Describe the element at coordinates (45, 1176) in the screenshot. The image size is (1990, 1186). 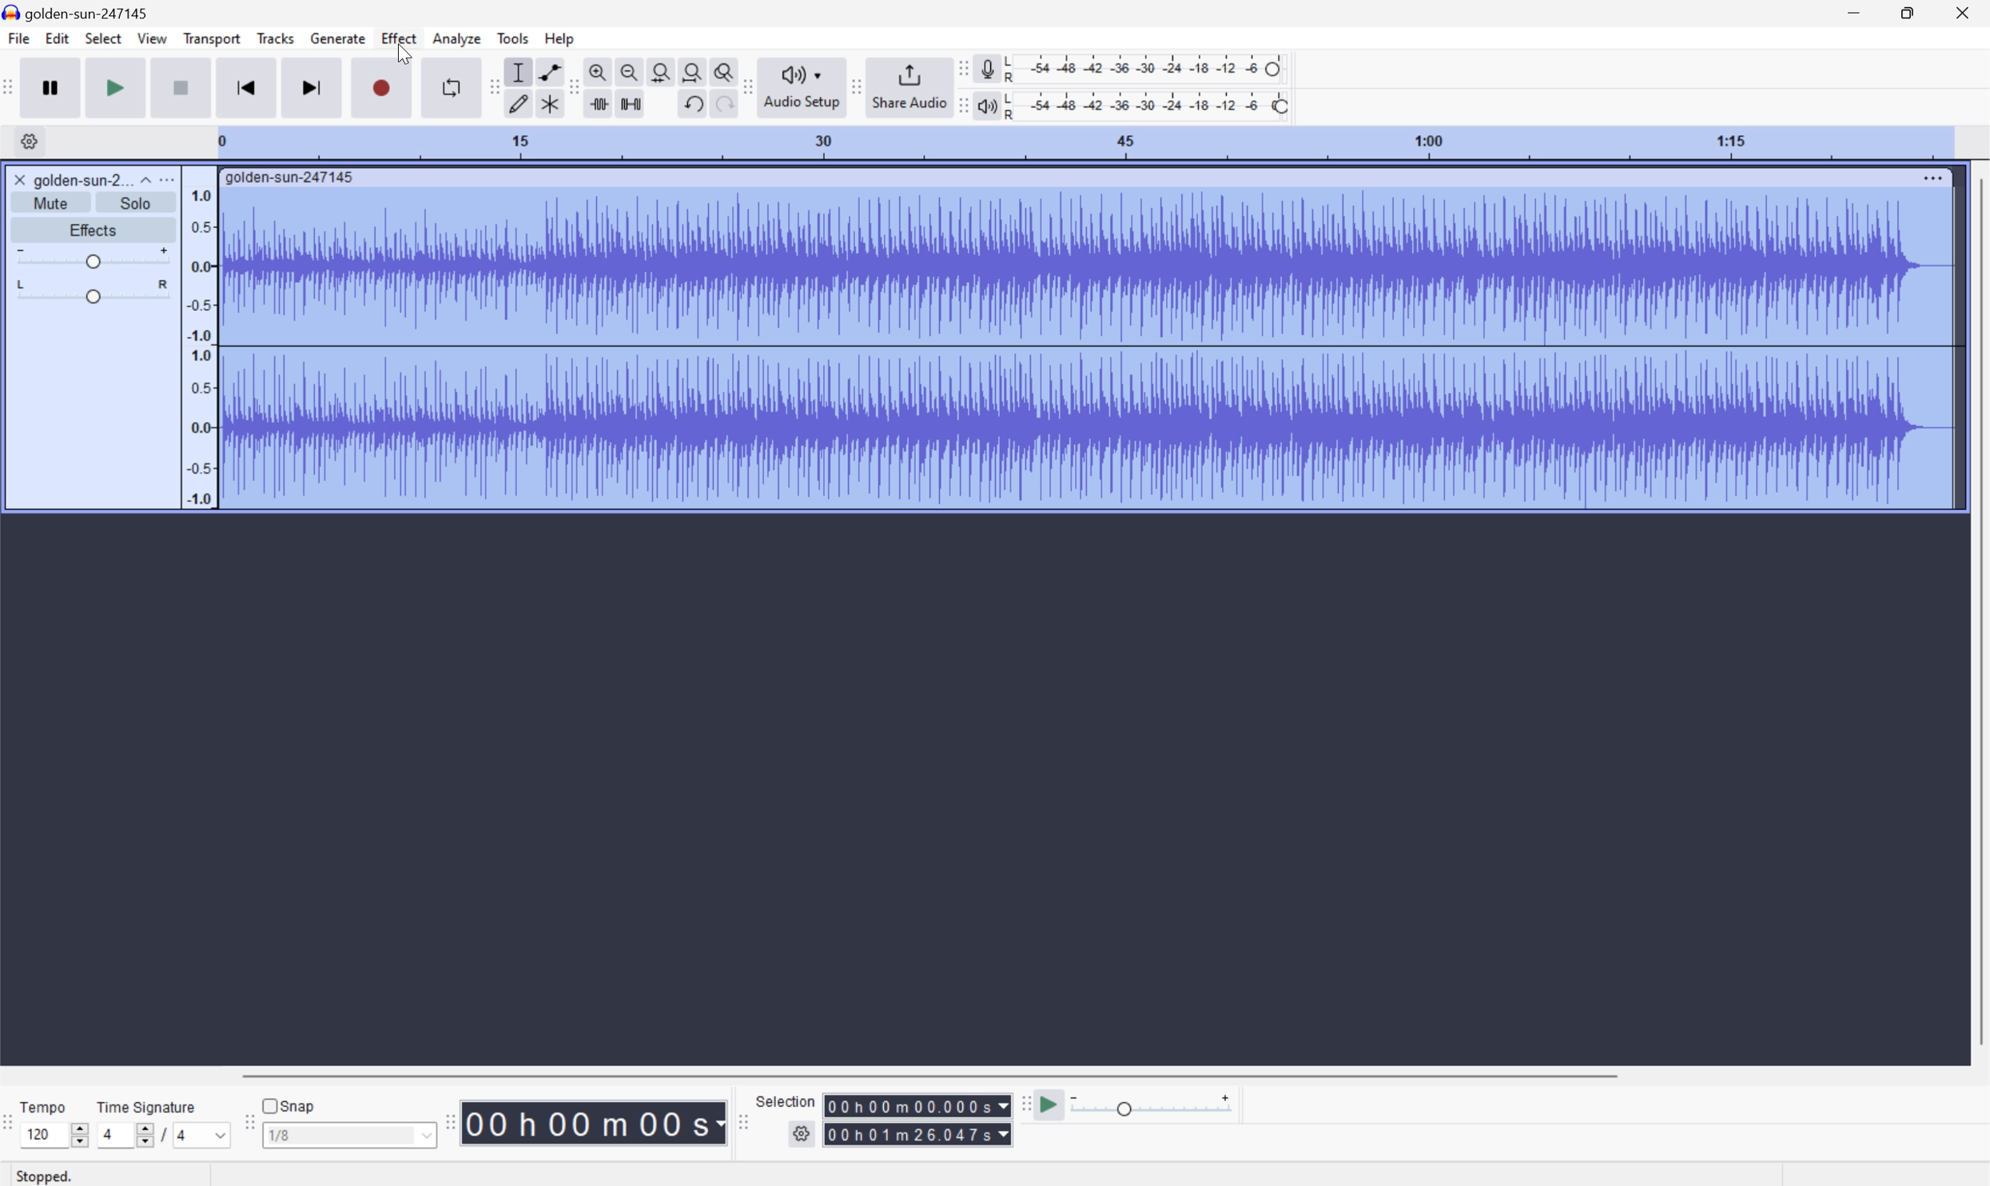
I see `Stopped` at that location.